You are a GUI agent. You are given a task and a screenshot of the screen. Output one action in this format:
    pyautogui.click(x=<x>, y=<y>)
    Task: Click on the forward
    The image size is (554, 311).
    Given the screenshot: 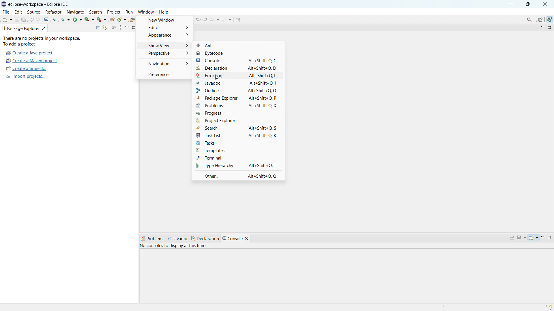 What is the action you would take?
    pyautogui.click(x=226, y=19)
    